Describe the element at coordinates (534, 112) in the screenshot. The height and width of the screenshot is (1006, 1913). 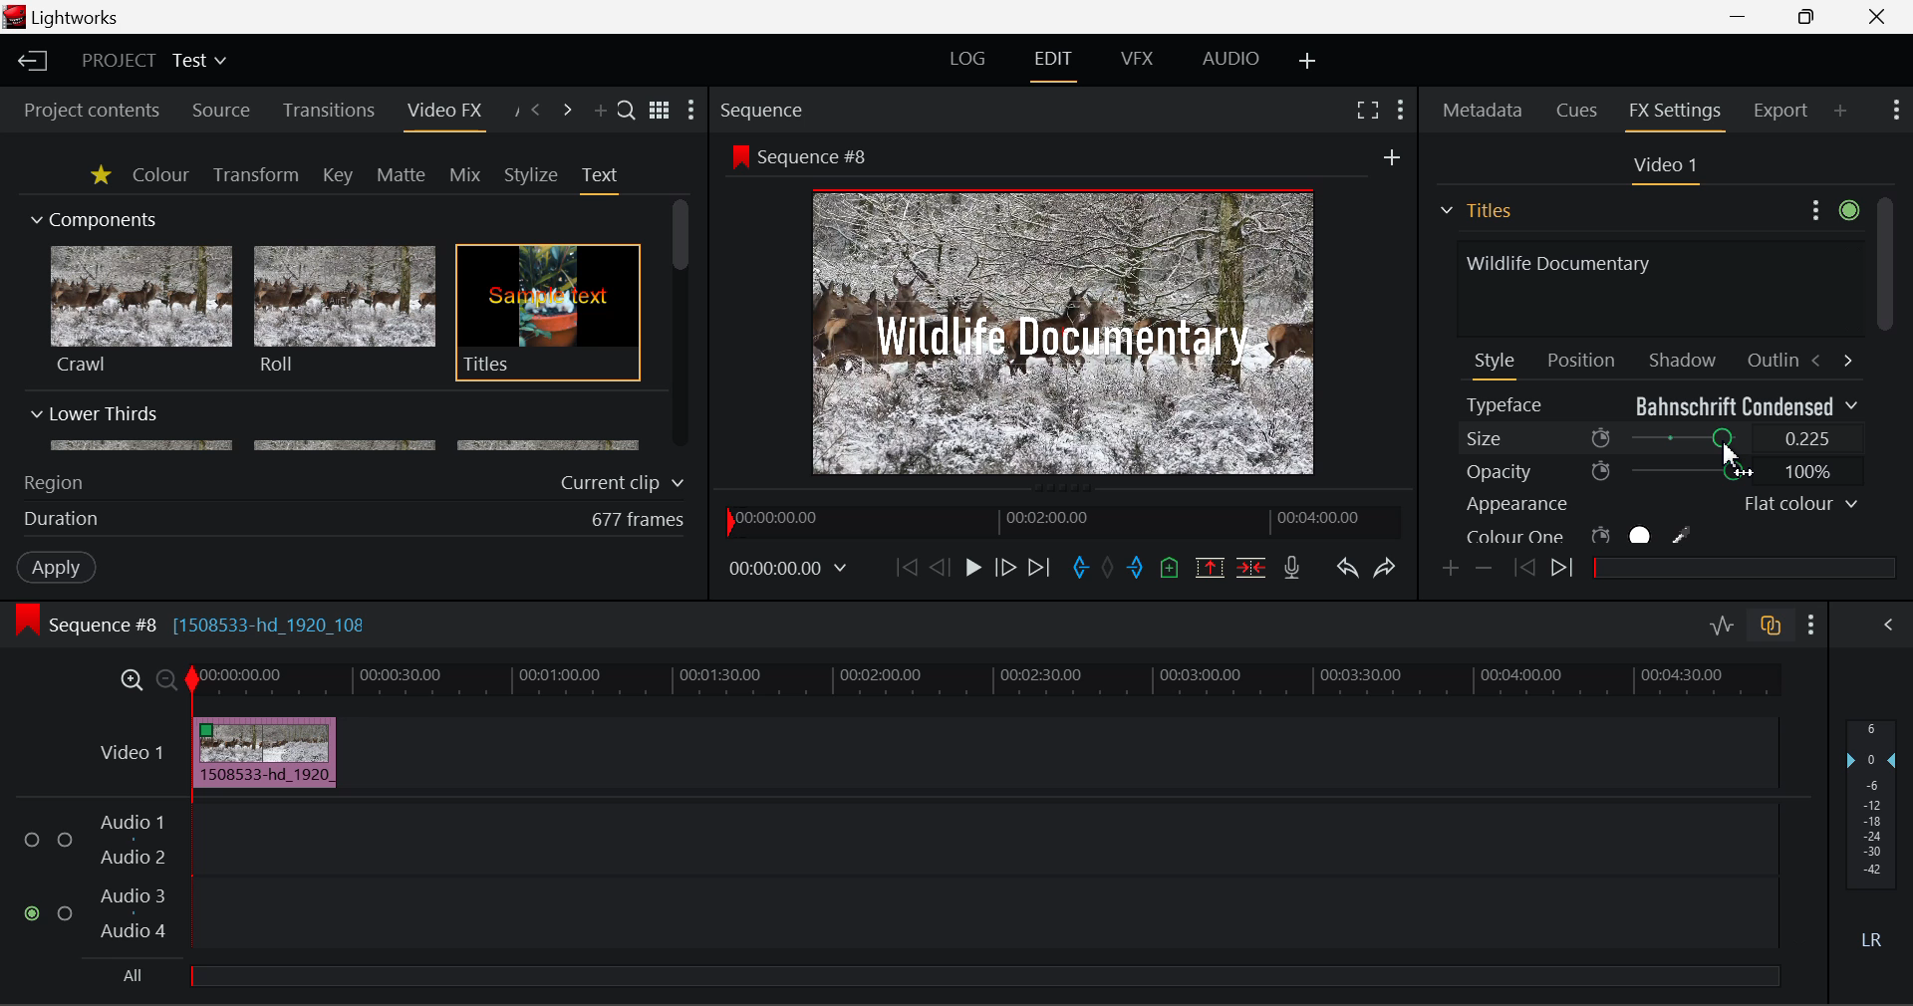
I see `Previous Panel` at that location.